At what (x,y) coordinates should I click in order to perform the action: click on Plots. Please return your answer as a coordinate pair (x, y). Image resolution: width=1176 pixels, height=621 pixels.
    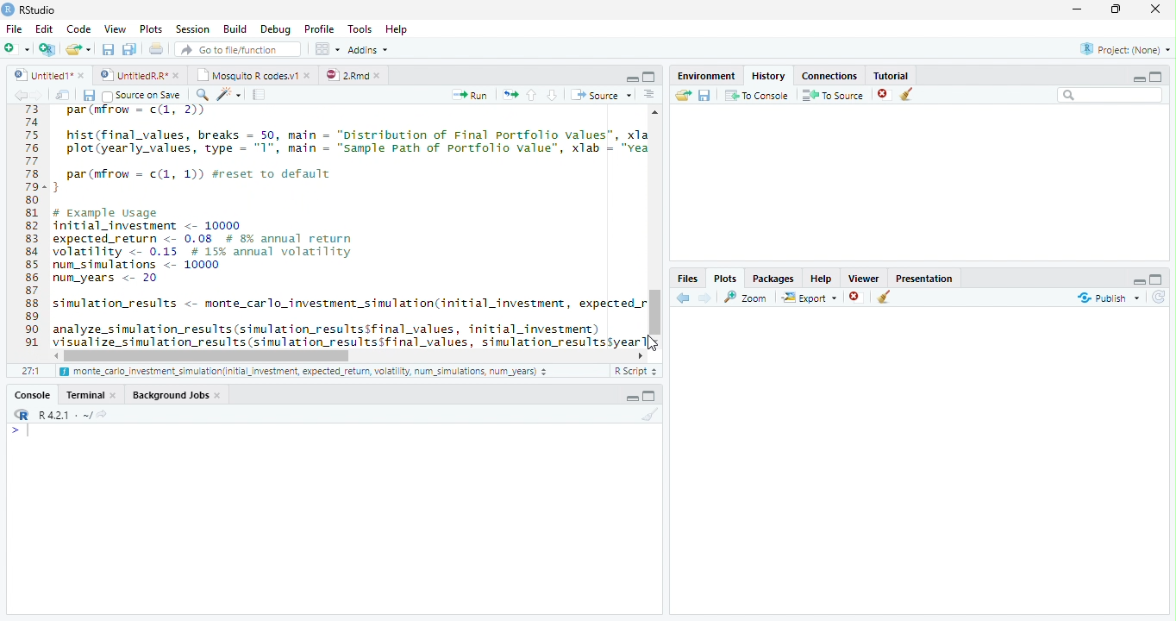
    Looking at the image, I should click on (150, 29).